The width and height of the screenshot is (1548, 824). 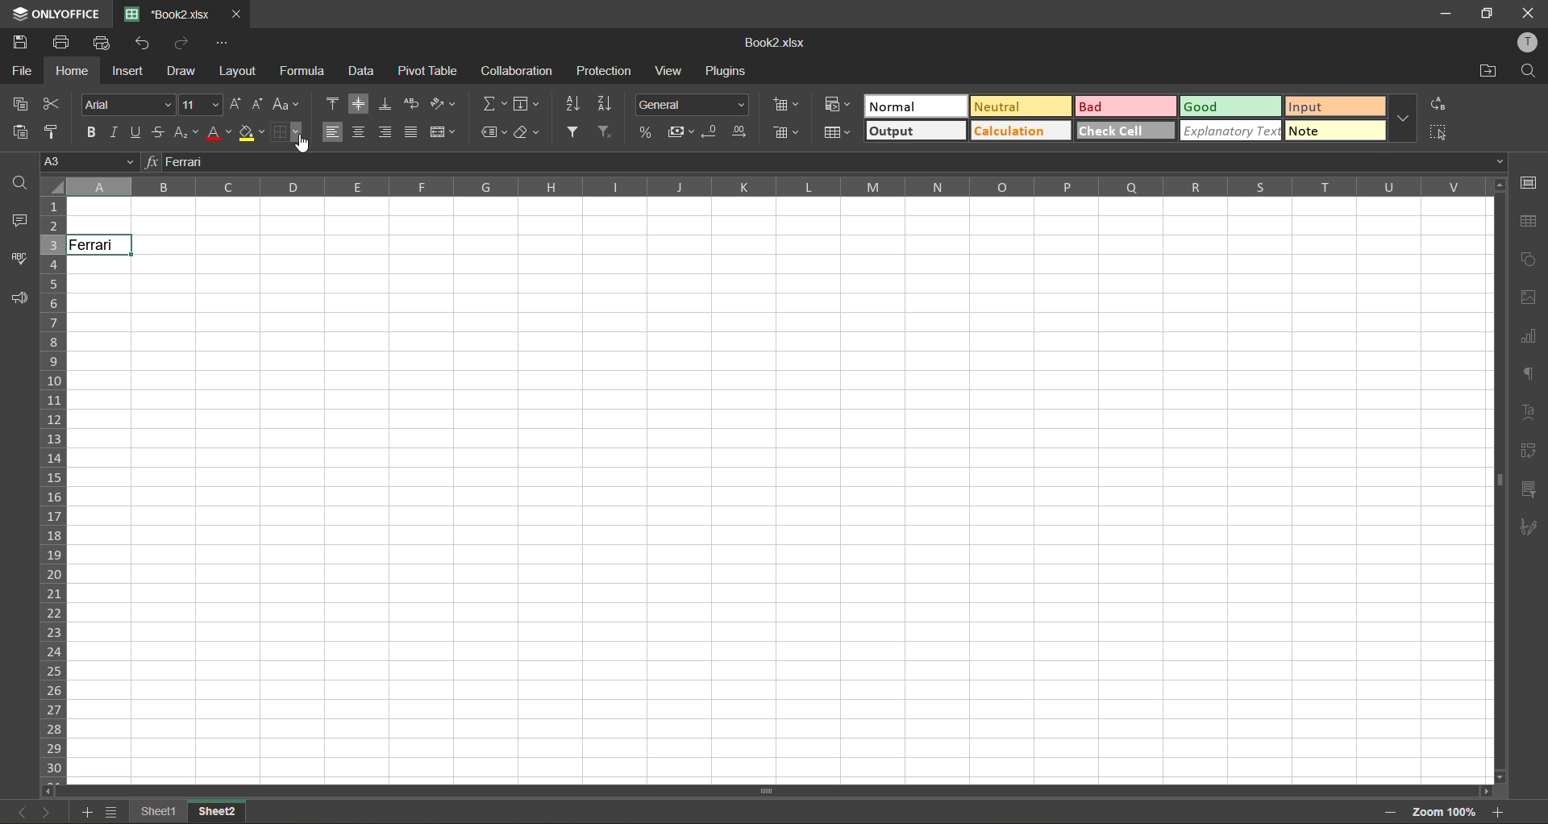 I want to click on increment size, so click(x=234, y=103).